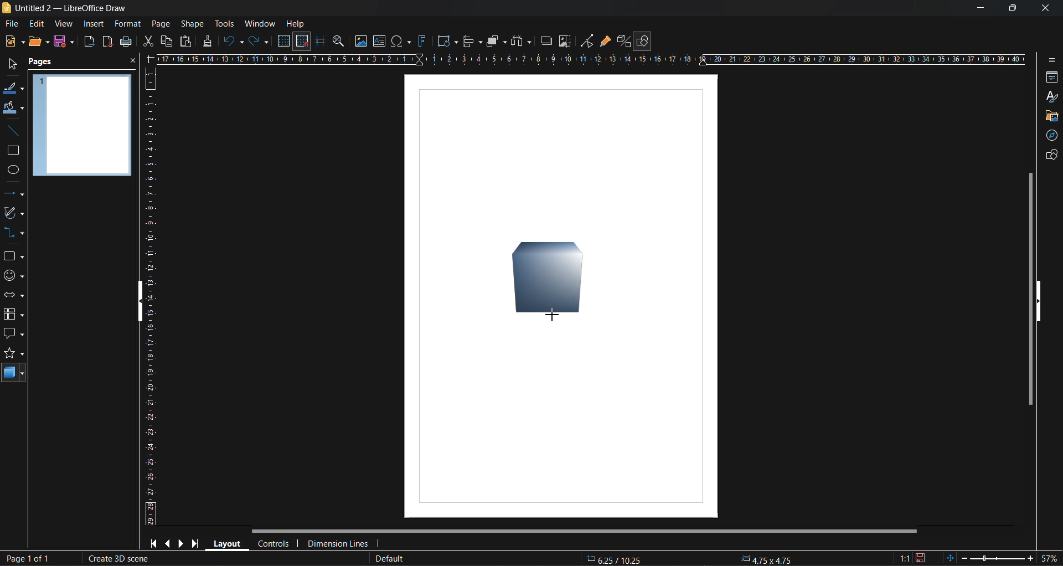 The height and width of the screenshot is (566, 1063). What do you see at coordinates (14, 296) in the screenshot?
I see `block arrows` at bounding box center [14, 296].